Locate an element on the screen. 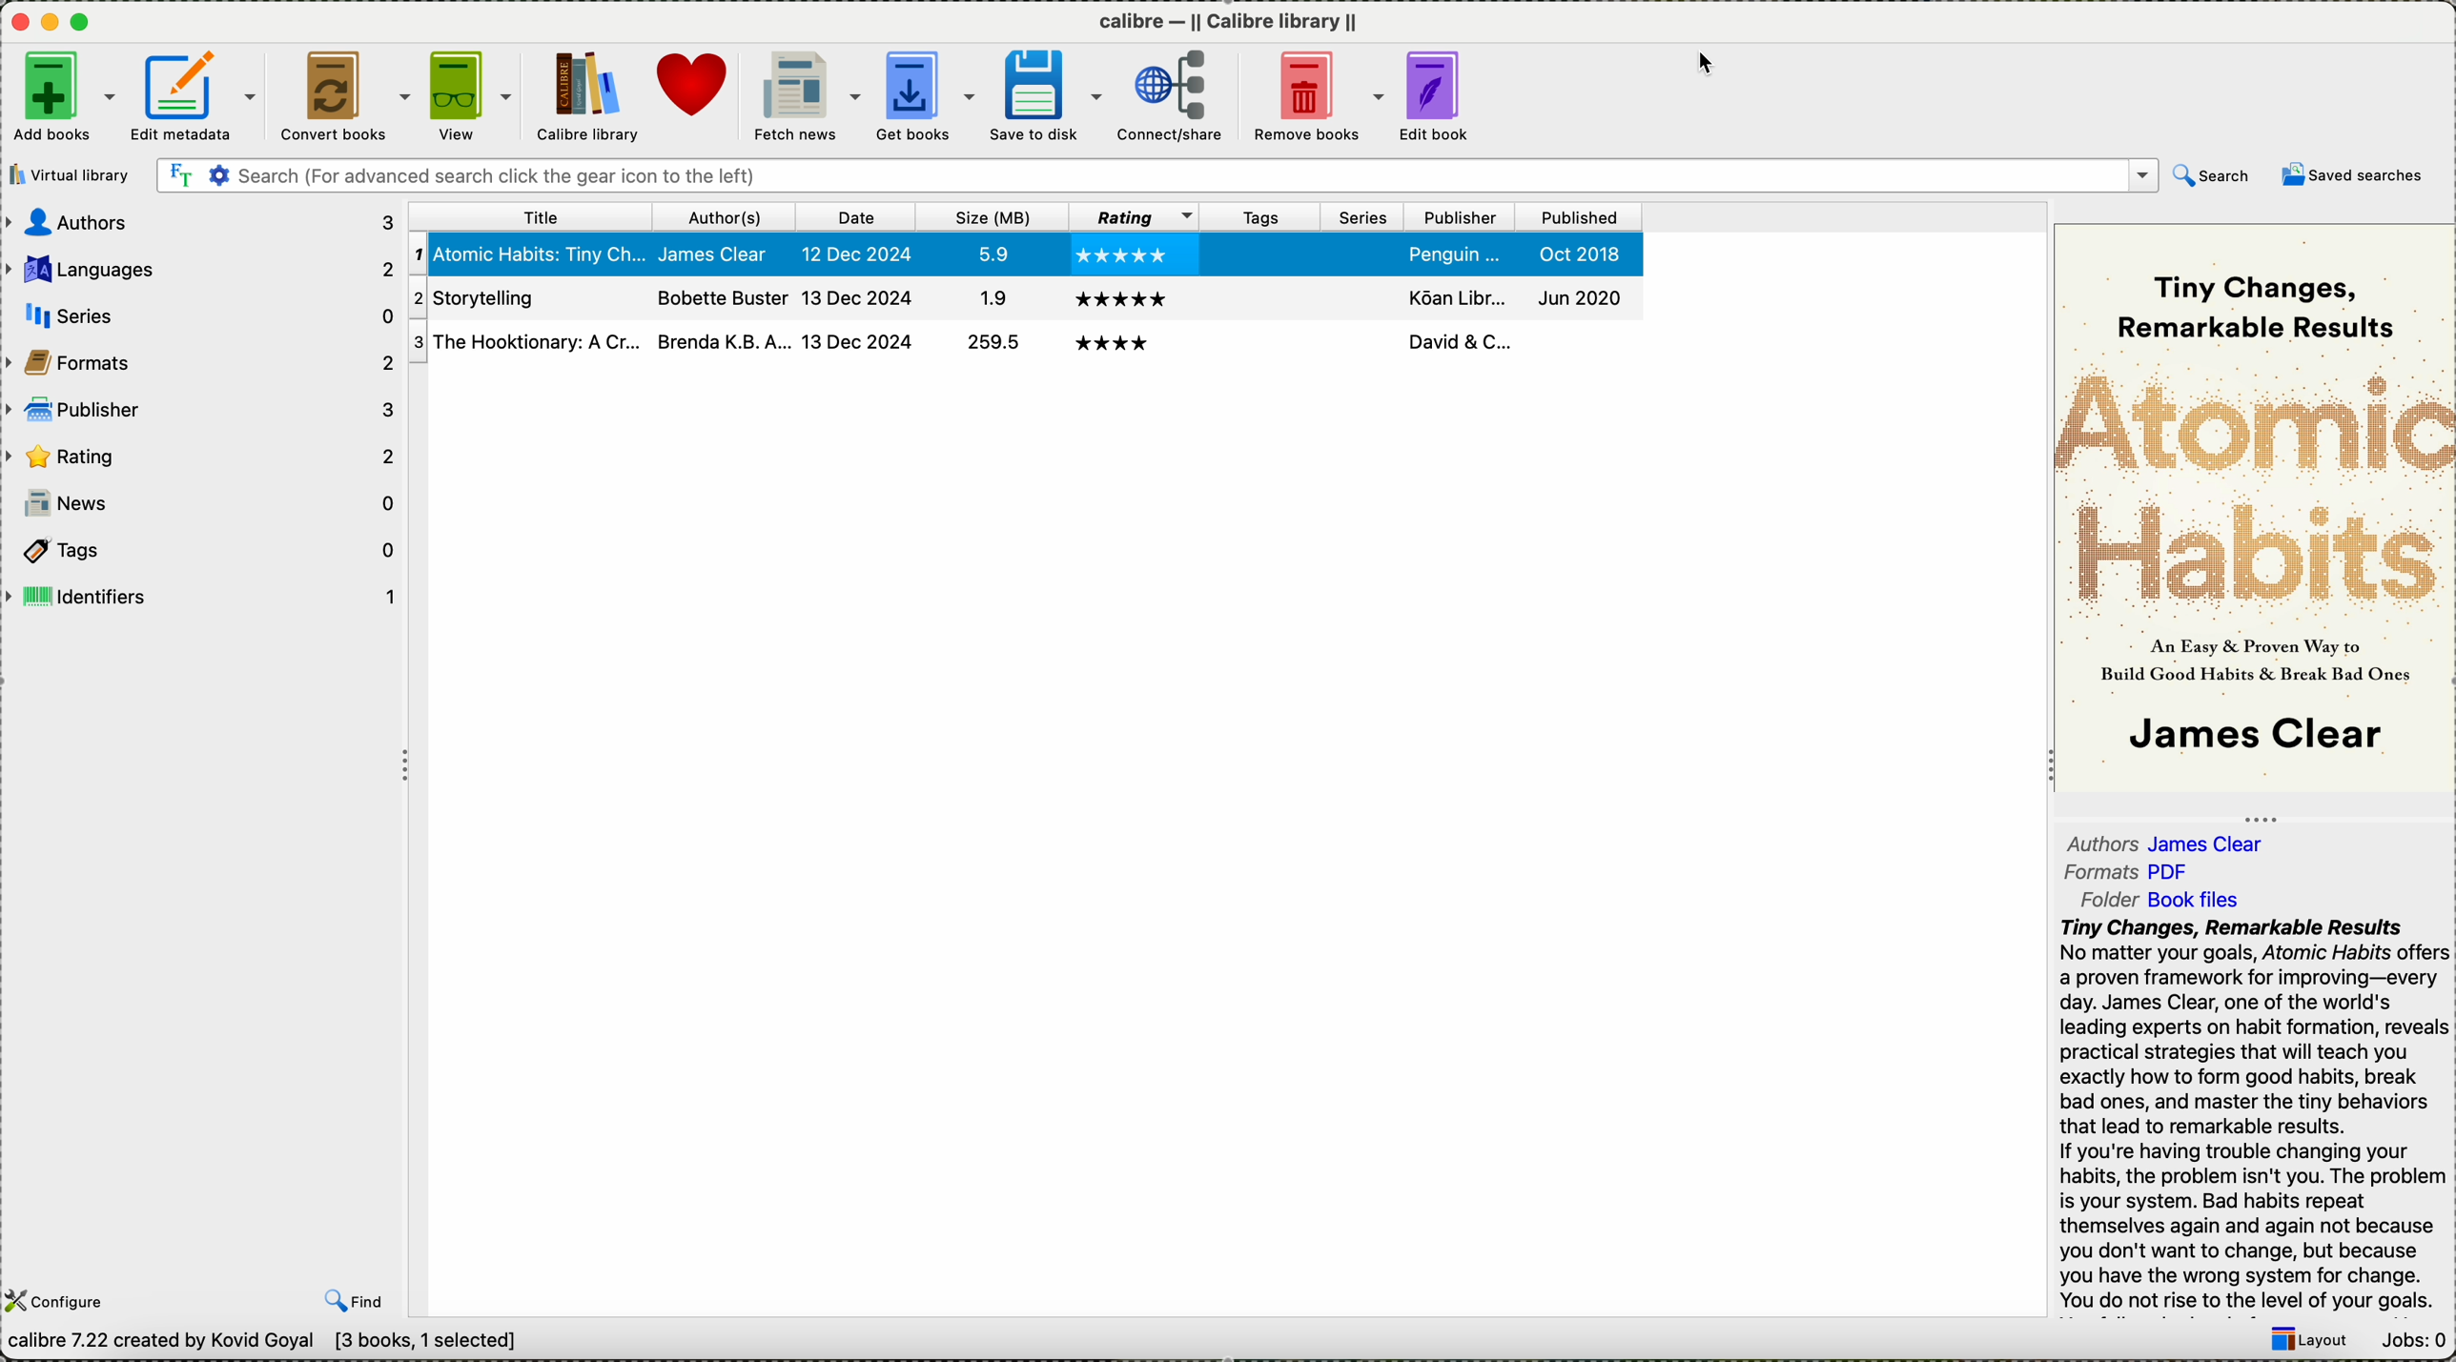 The image size is (2456, 1362). languages is located at coordinates (204, 272).